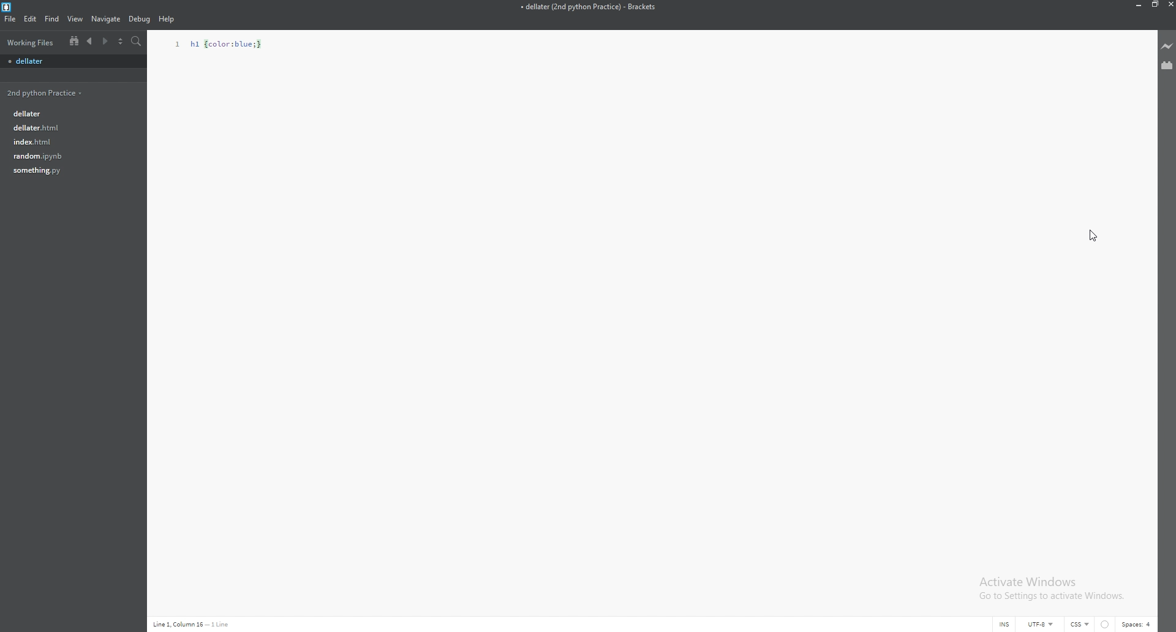 Image resolution: width=1176 pixels, height=632 pixels. Describe the element at coordinates (139, 20) in the screenshot. I see `debug` at that location.